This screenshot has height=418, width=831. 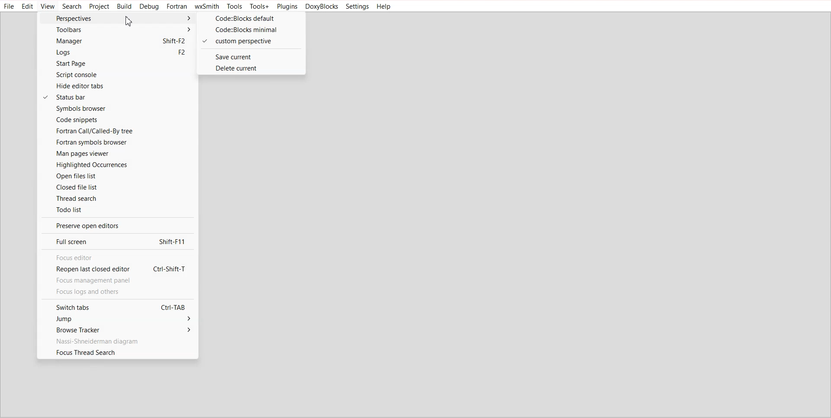 What do you see at coordinates (48, 6) in the screenshot?
I see `View` at bounding box center [48, 6].